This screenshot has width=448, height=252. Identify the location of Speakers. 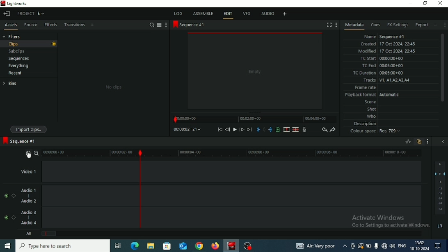
(392, 245).